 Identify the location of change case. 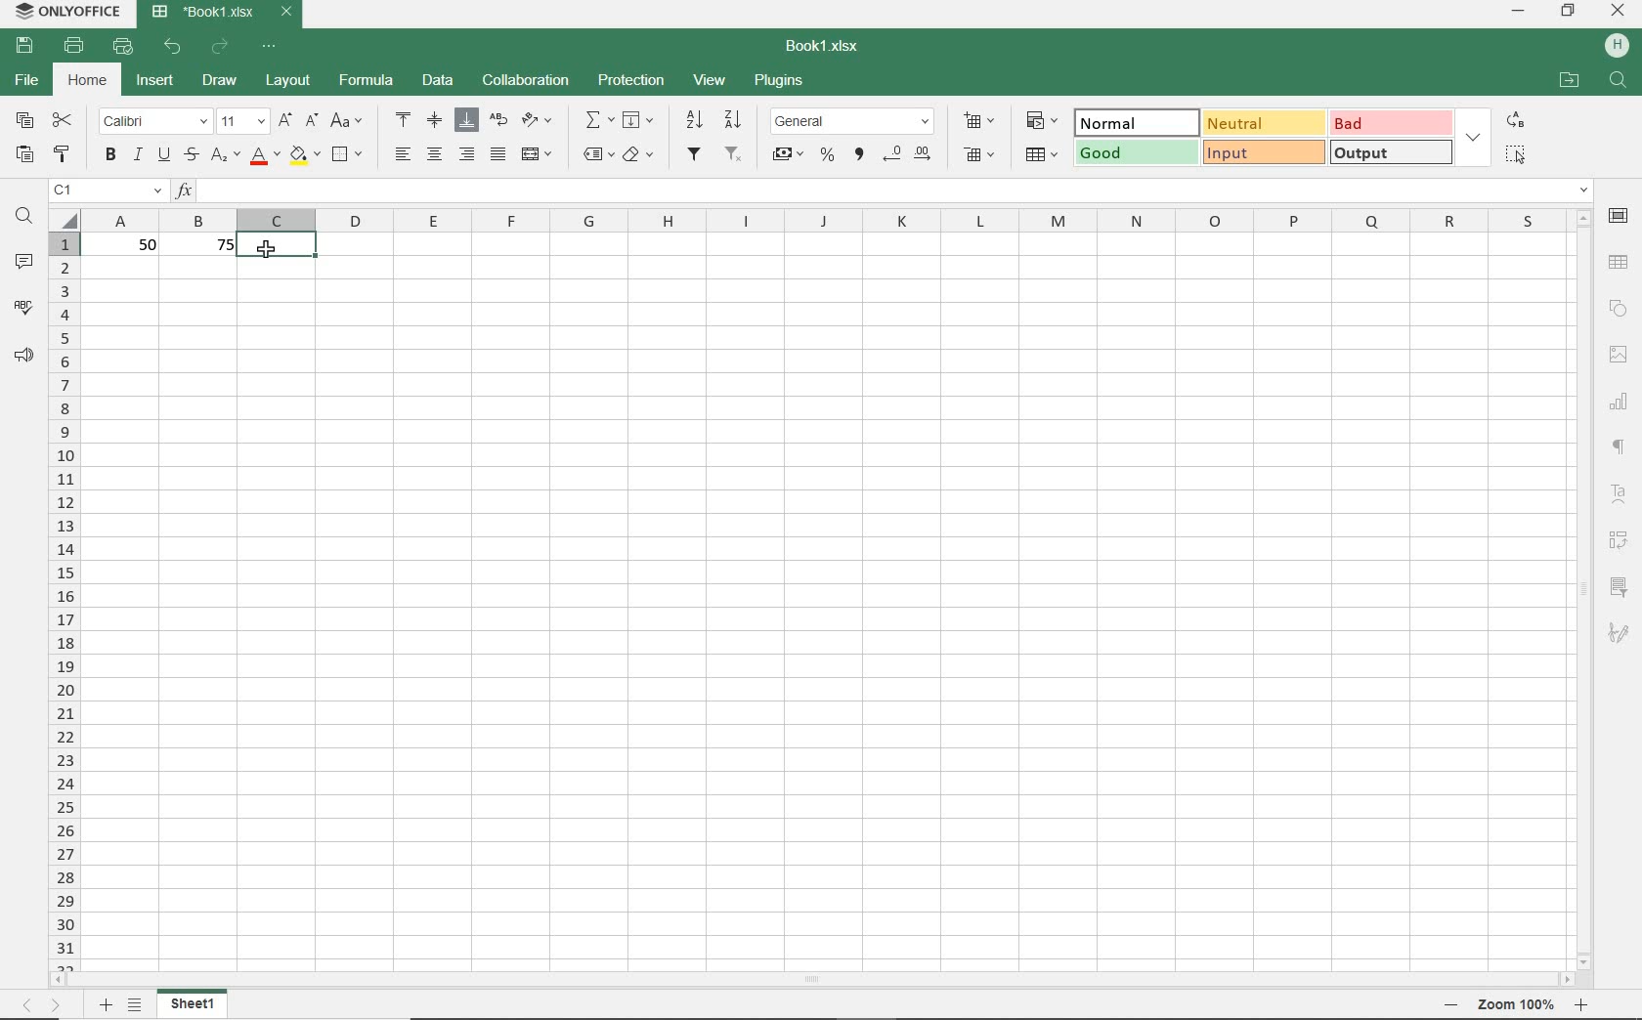
(347, 121).